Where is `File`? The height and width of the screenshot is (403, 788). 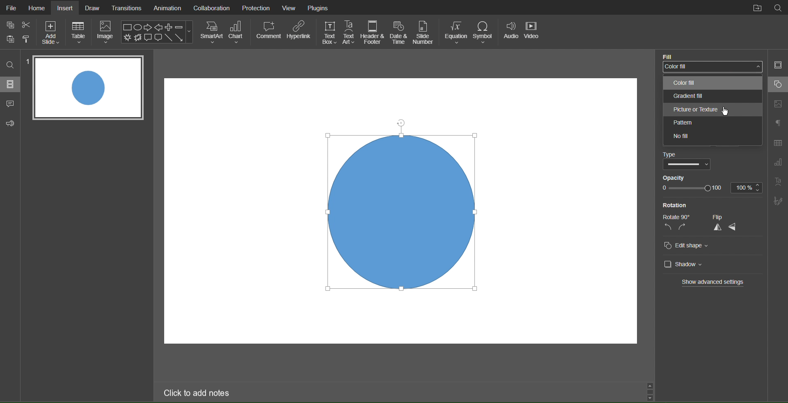
File is located at coordinates (10, 7).